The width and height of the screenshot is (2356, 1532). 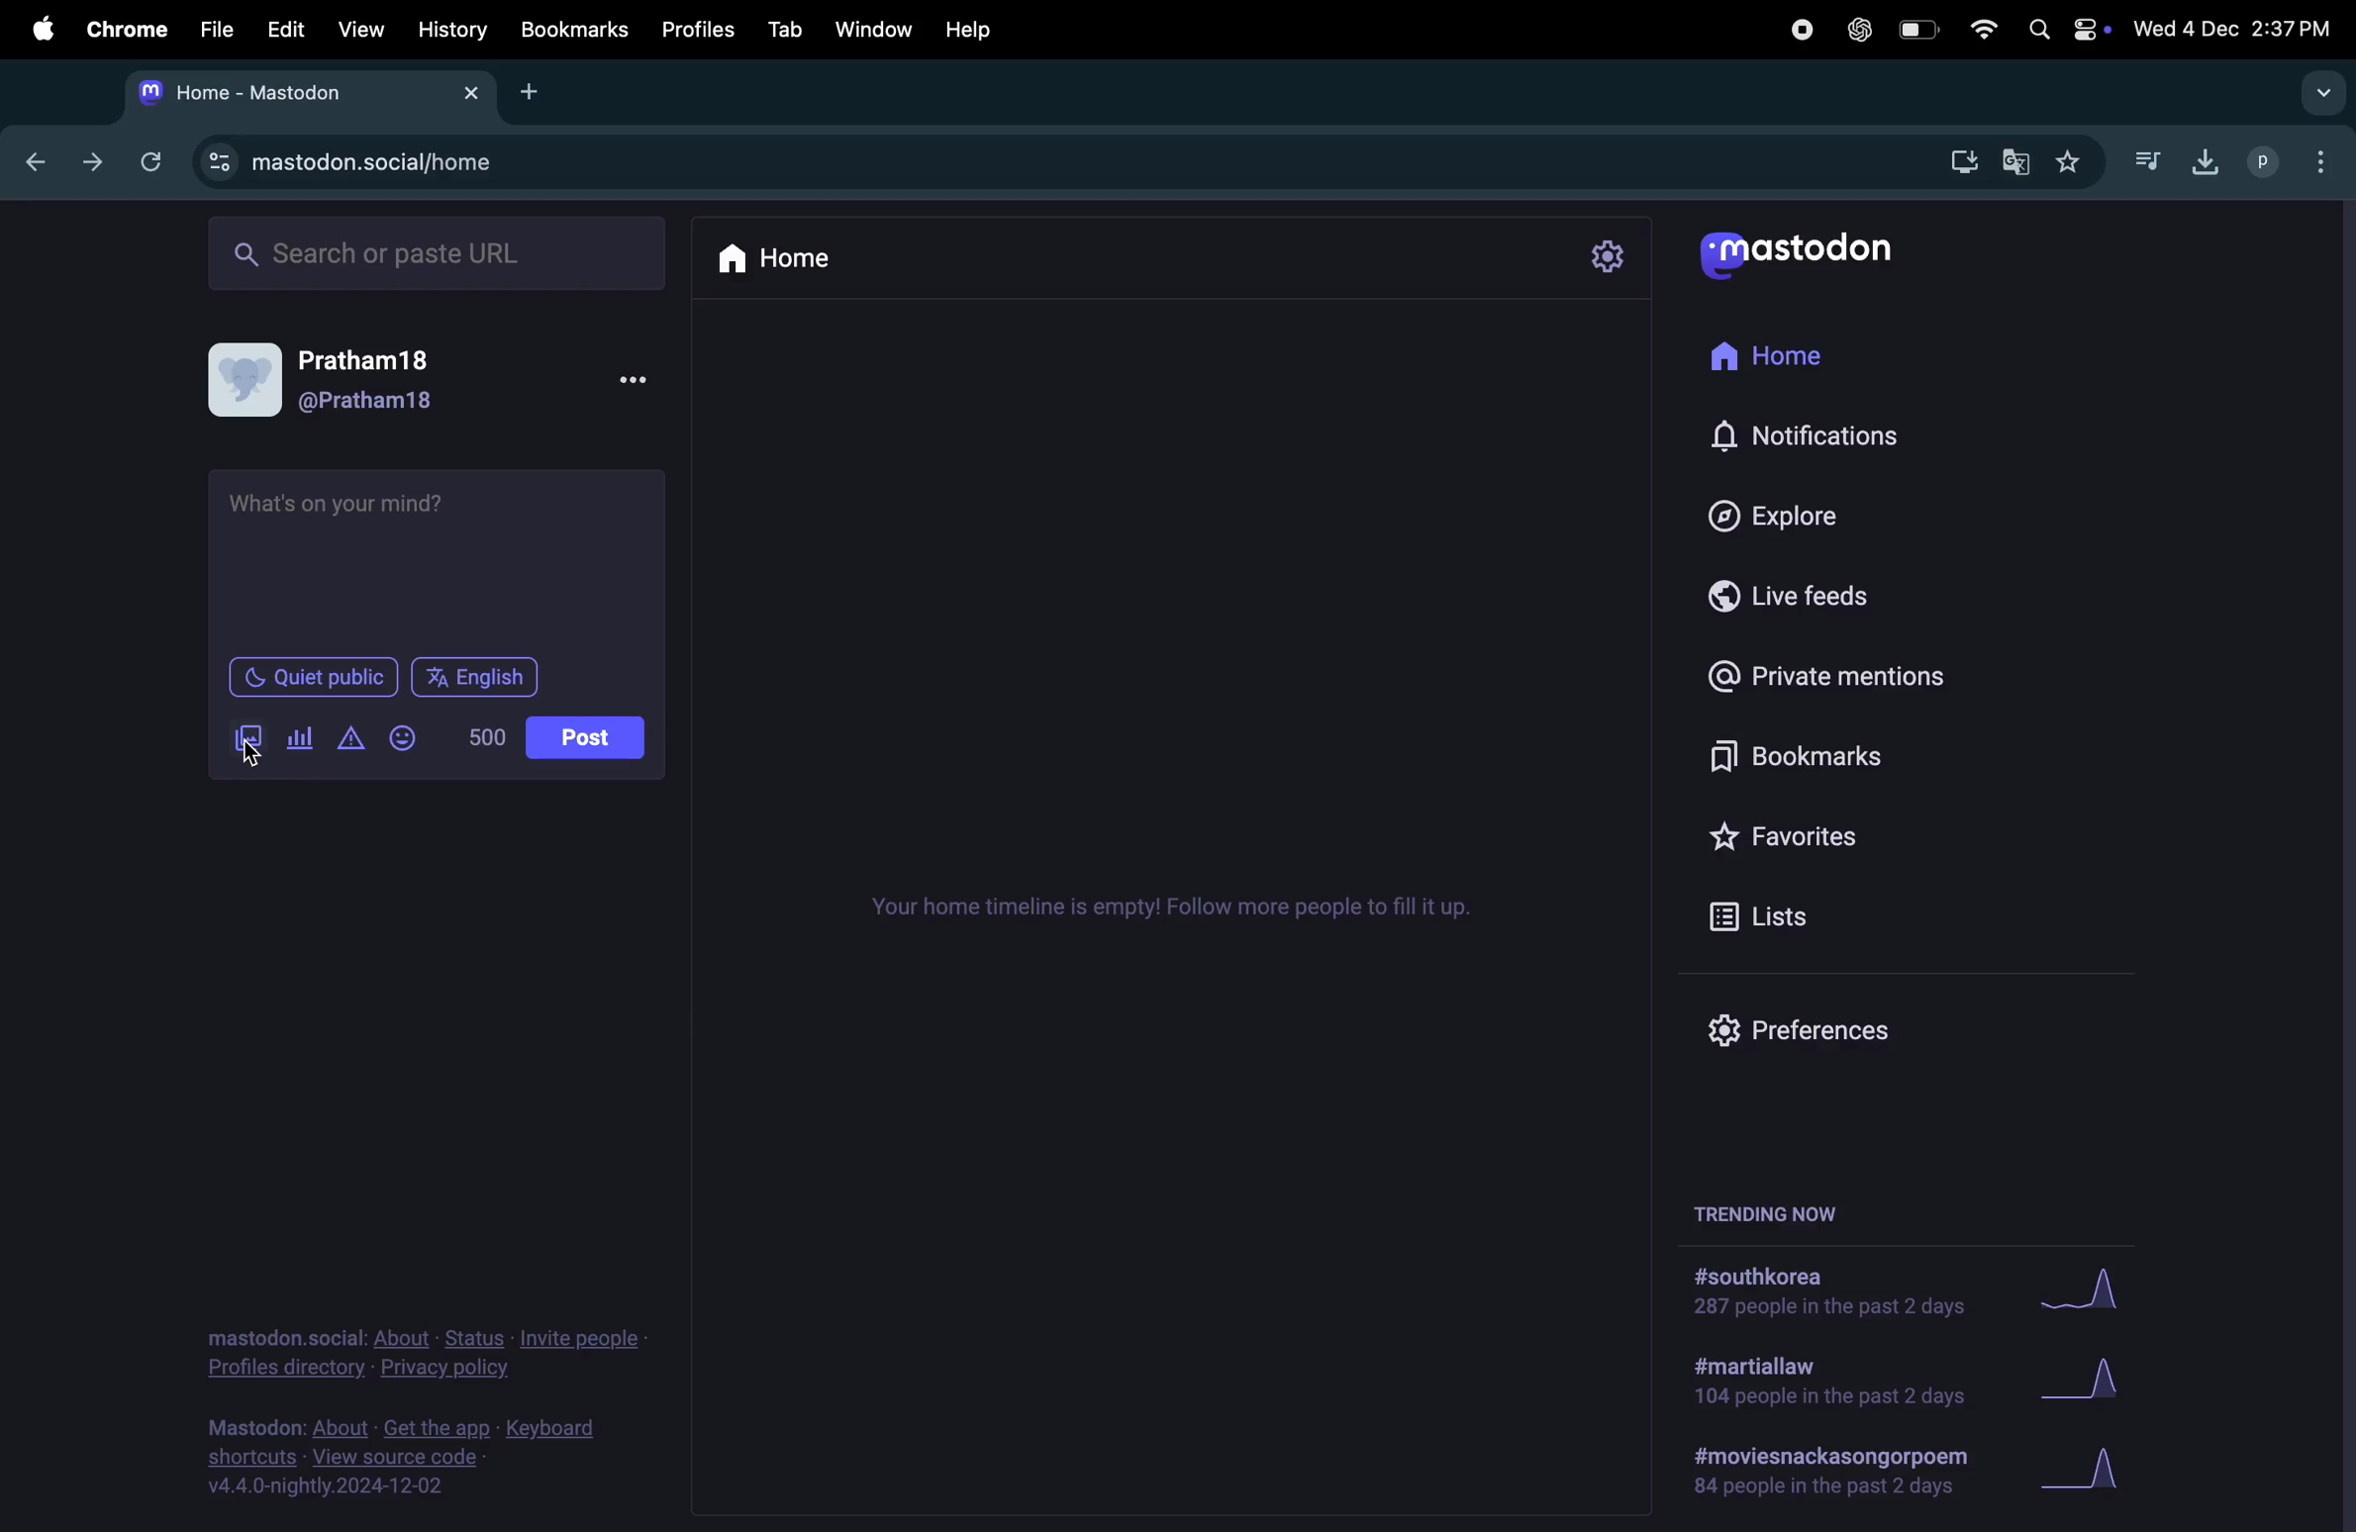 I want to click on chatgpt, so click(x=1856, y=29).